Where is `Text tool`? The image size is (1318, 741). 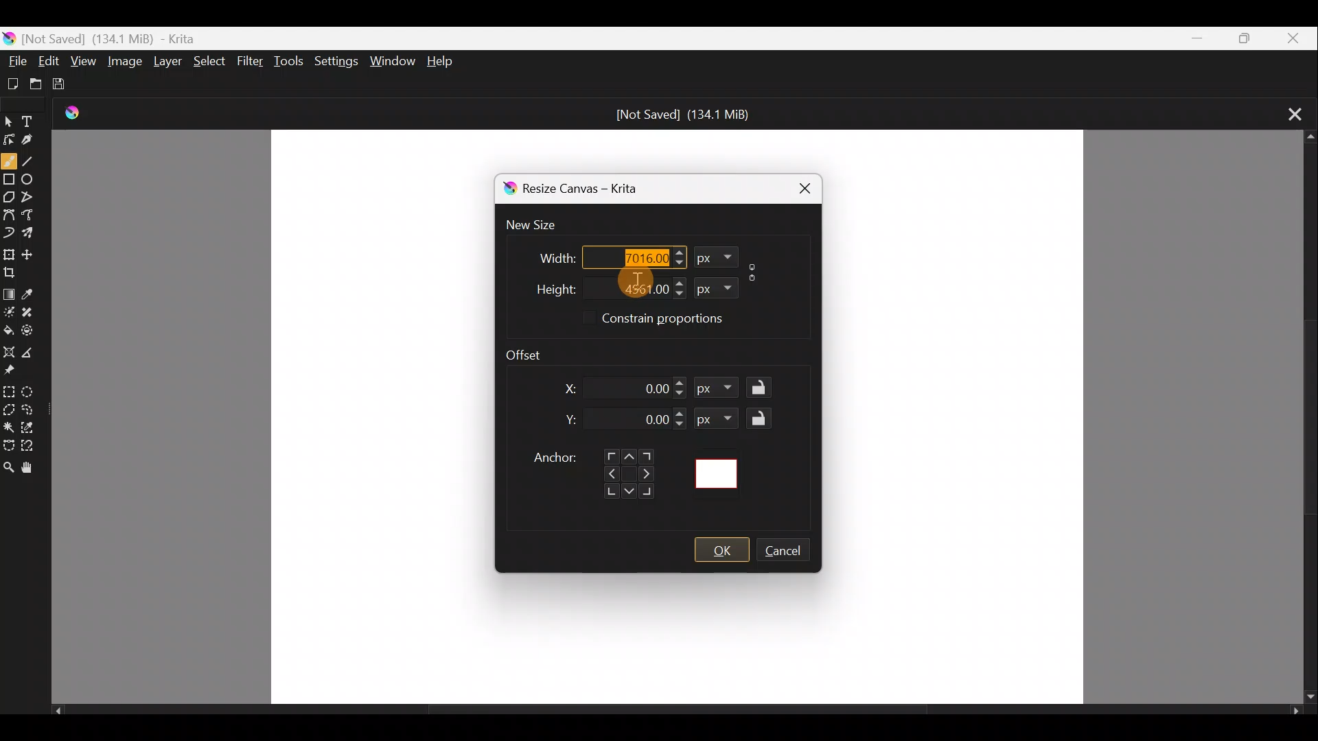
Text tool is located at coordinates (36, 117).